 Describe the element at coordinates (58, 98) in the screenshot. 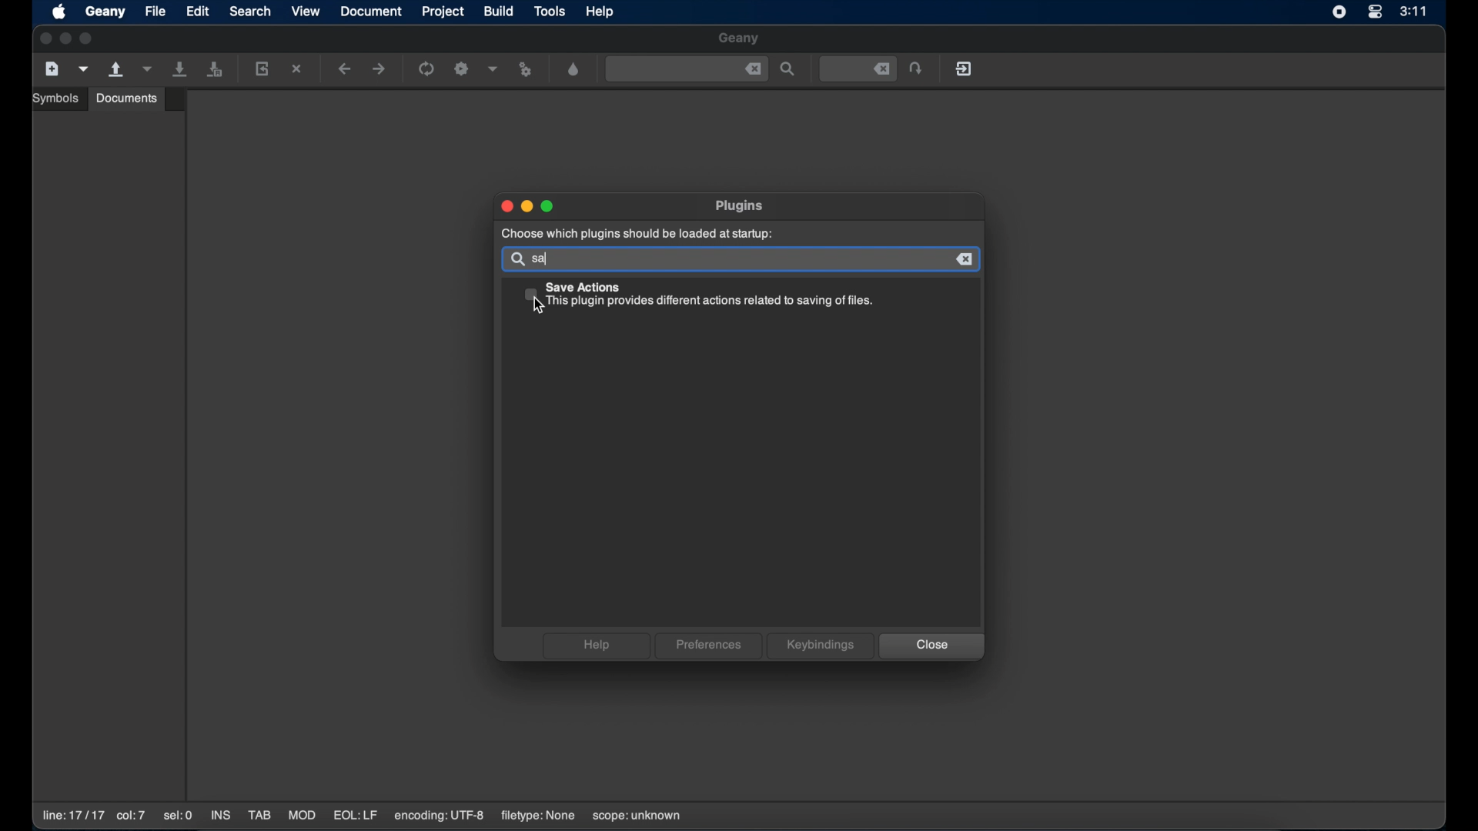

I see `symbols` at that location.